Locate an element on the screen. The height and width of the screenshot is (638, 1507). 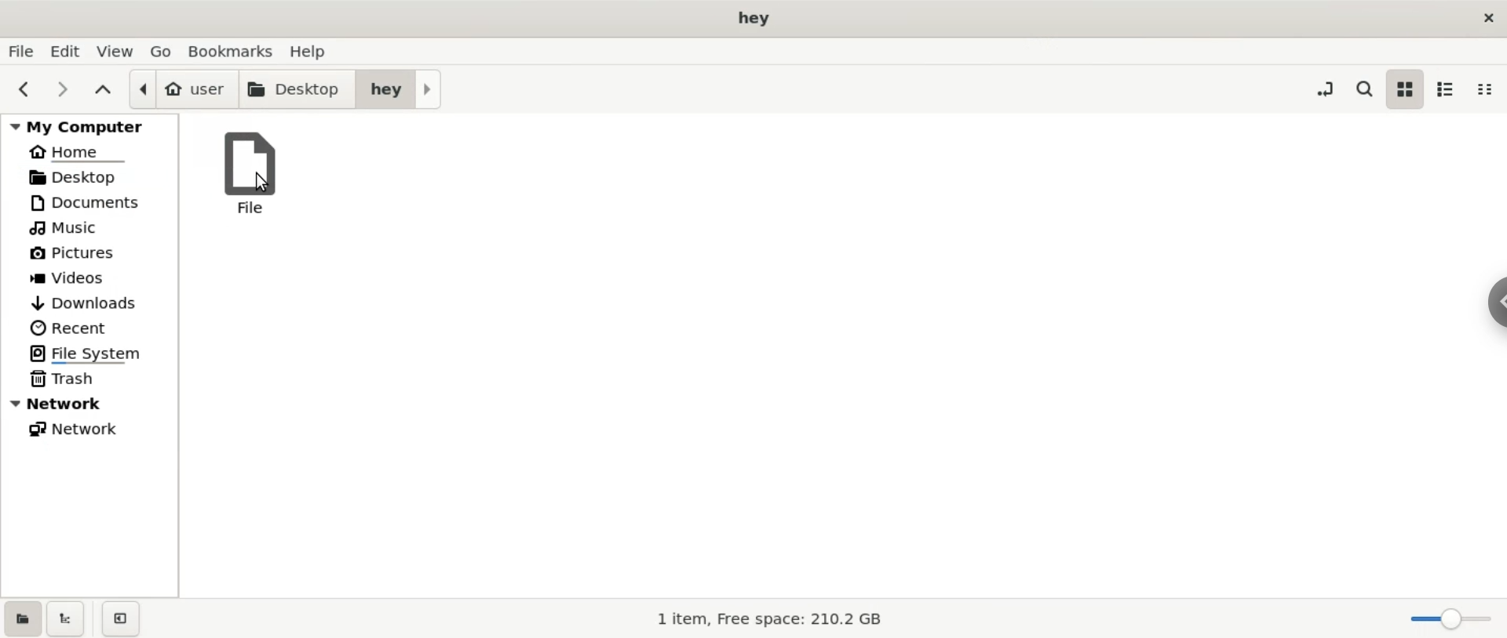
documents is located at coordinates (90, 201).